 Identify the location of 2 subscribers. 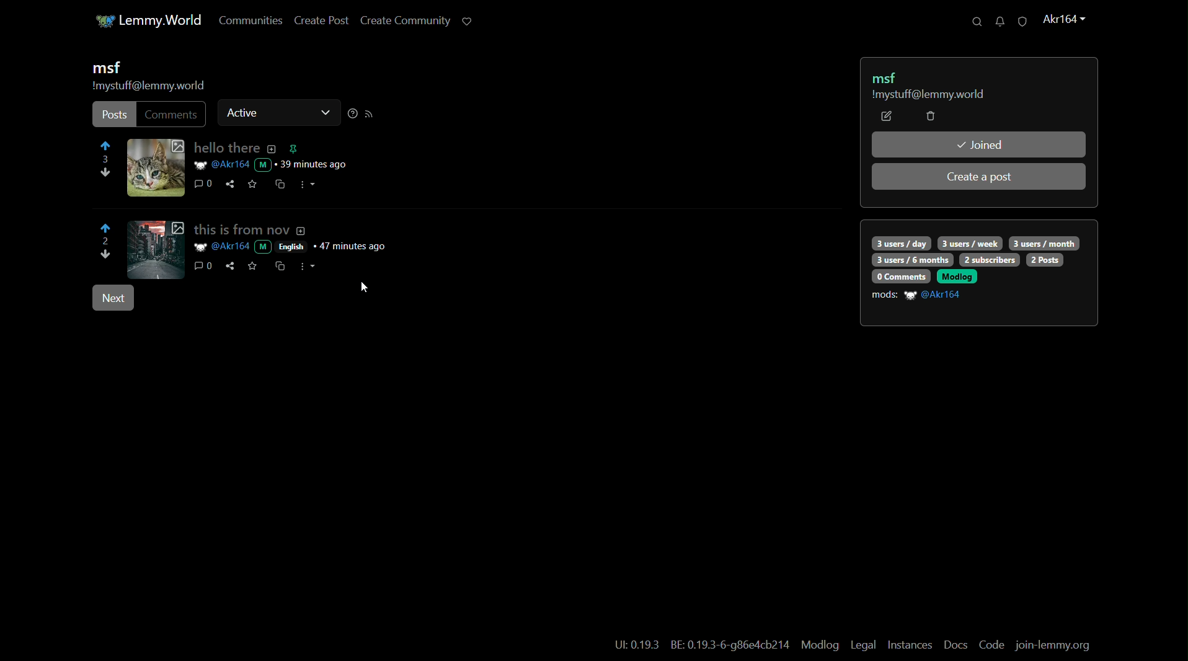
(990, 260).